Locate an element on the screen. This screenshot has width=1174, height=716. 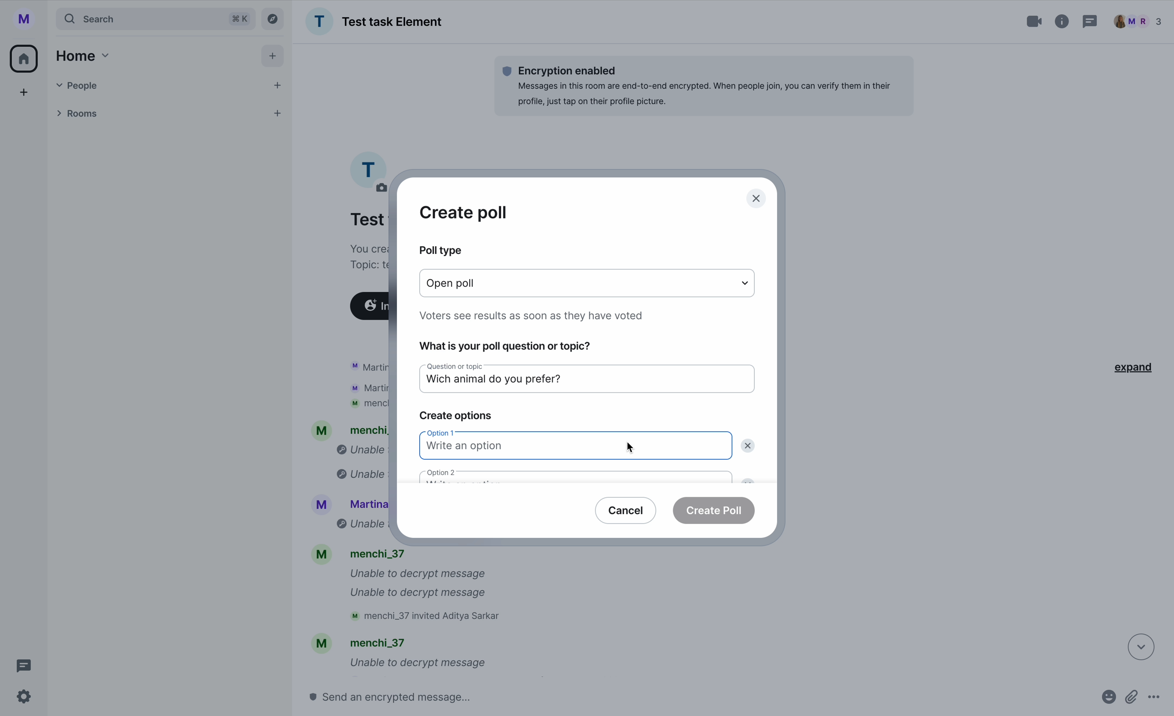
video call is located at coordinates (1035, 21).